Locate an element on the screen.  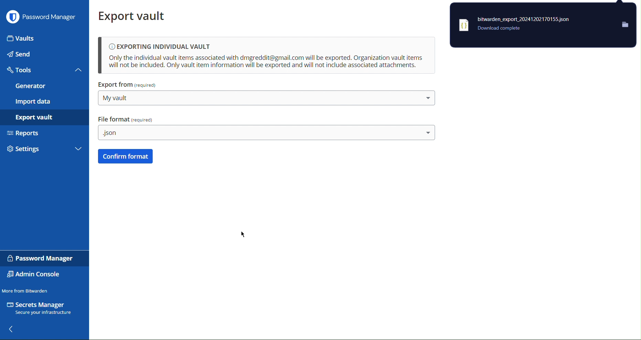
More  is located at coordinates (78, 148).